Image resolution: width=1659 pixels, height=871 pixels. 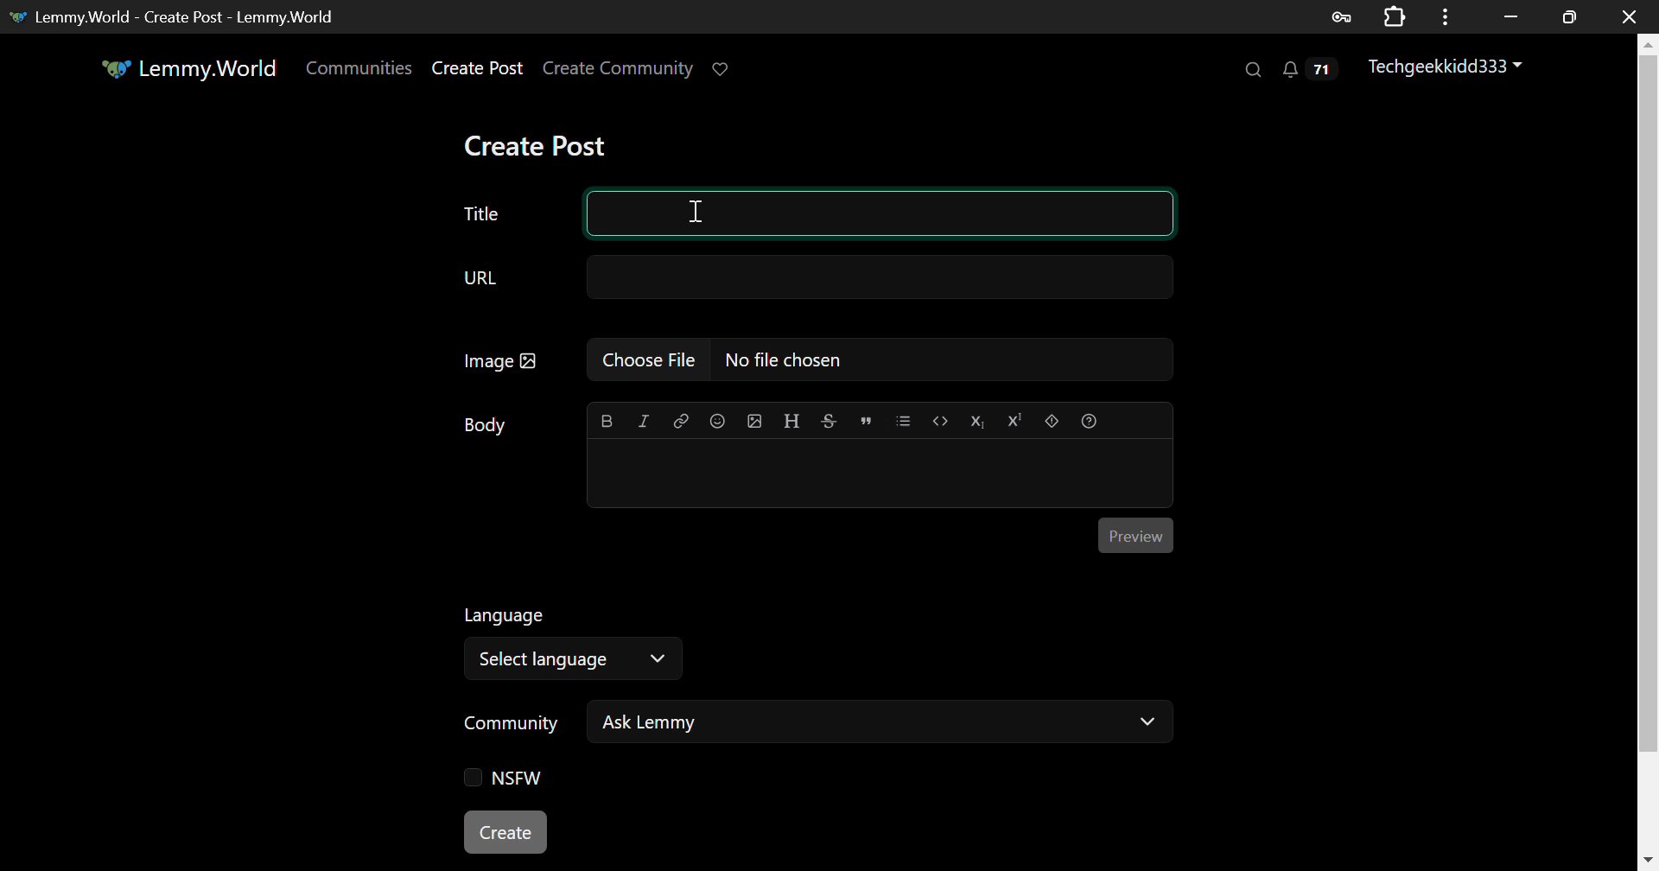 What do you see at coordinates (864, 422) in the screenshot?
I see `Quote` at bounding box center [864, 422].